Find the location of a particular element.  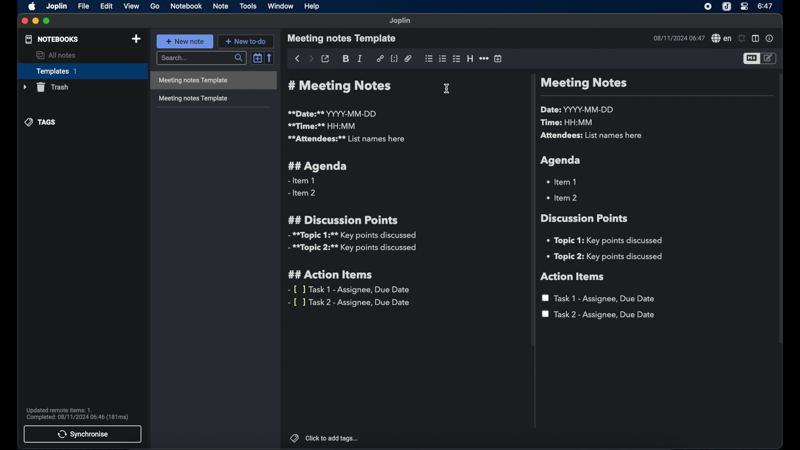

toggle sort order  field is located at coordinates (256, 59).